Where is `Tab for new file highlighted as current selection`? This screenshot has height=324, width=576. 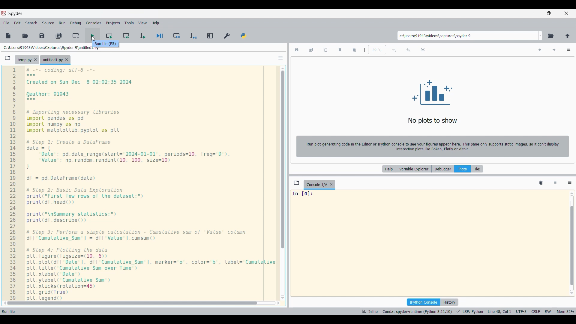
Tab for new file highlighted as current selection is located at coordinates (51, 59).